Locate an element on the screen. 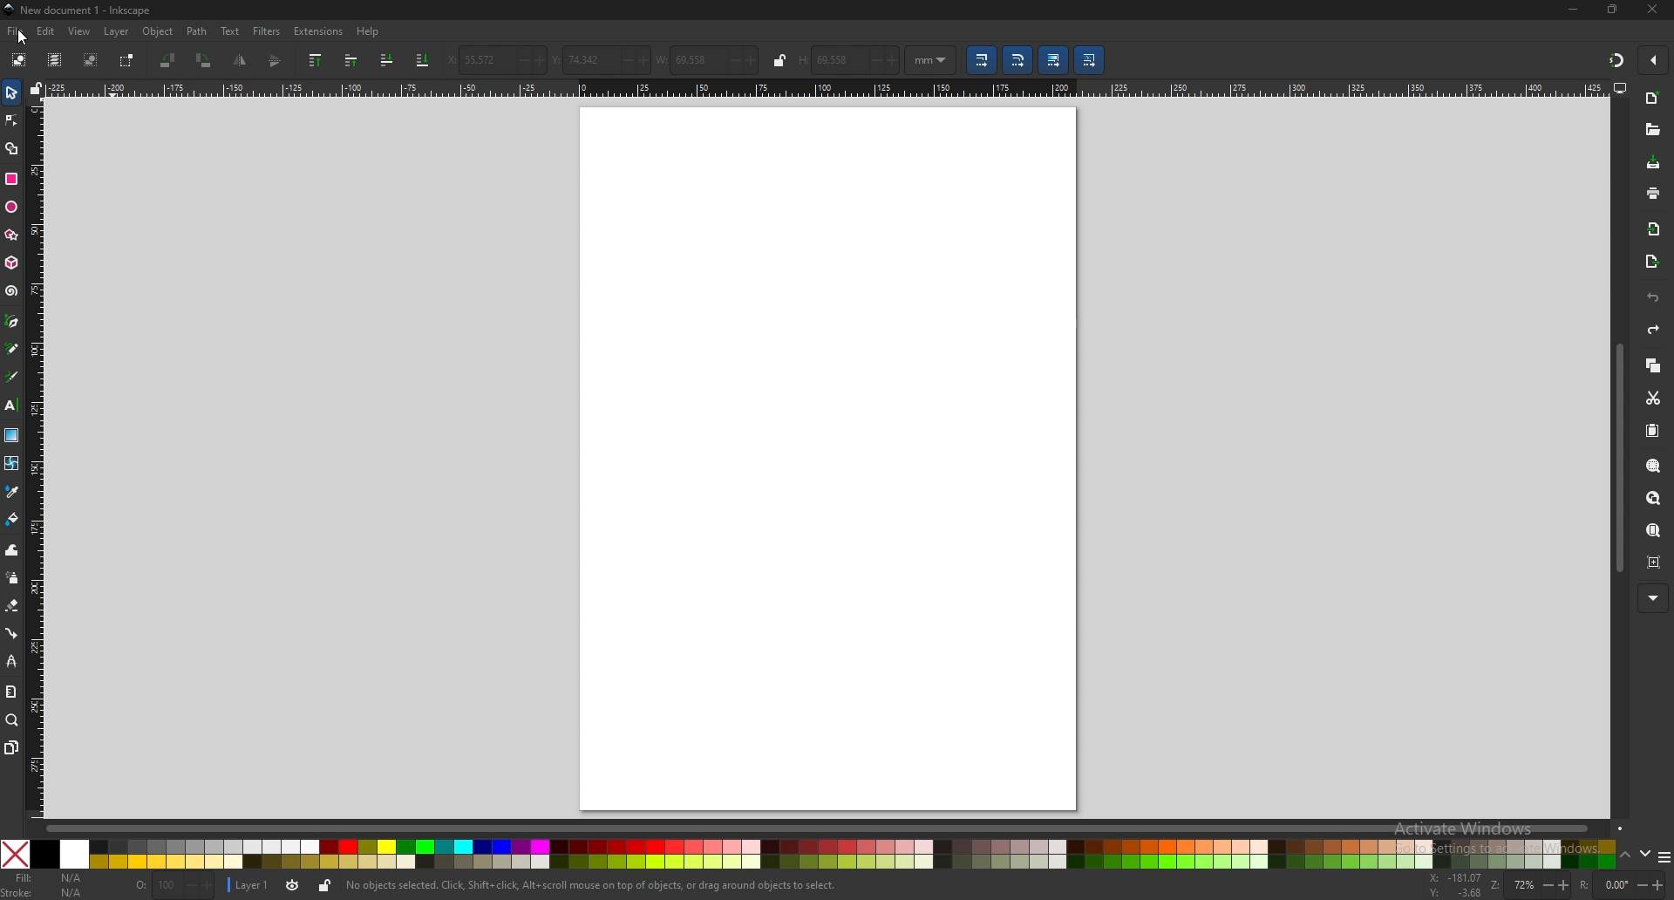 Image resolution: width=1674 pixels, height=900 pixels. lpe is located at coordinates (10, 662).